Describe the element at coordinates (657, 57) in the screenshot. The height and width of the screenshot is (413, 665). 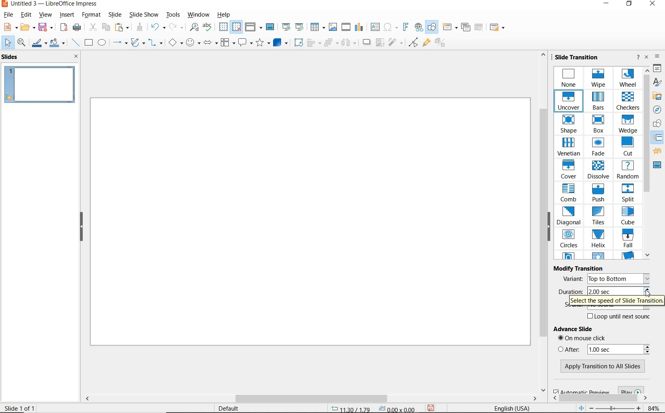
I see `SIDEBAR SETTINGS` at that location.